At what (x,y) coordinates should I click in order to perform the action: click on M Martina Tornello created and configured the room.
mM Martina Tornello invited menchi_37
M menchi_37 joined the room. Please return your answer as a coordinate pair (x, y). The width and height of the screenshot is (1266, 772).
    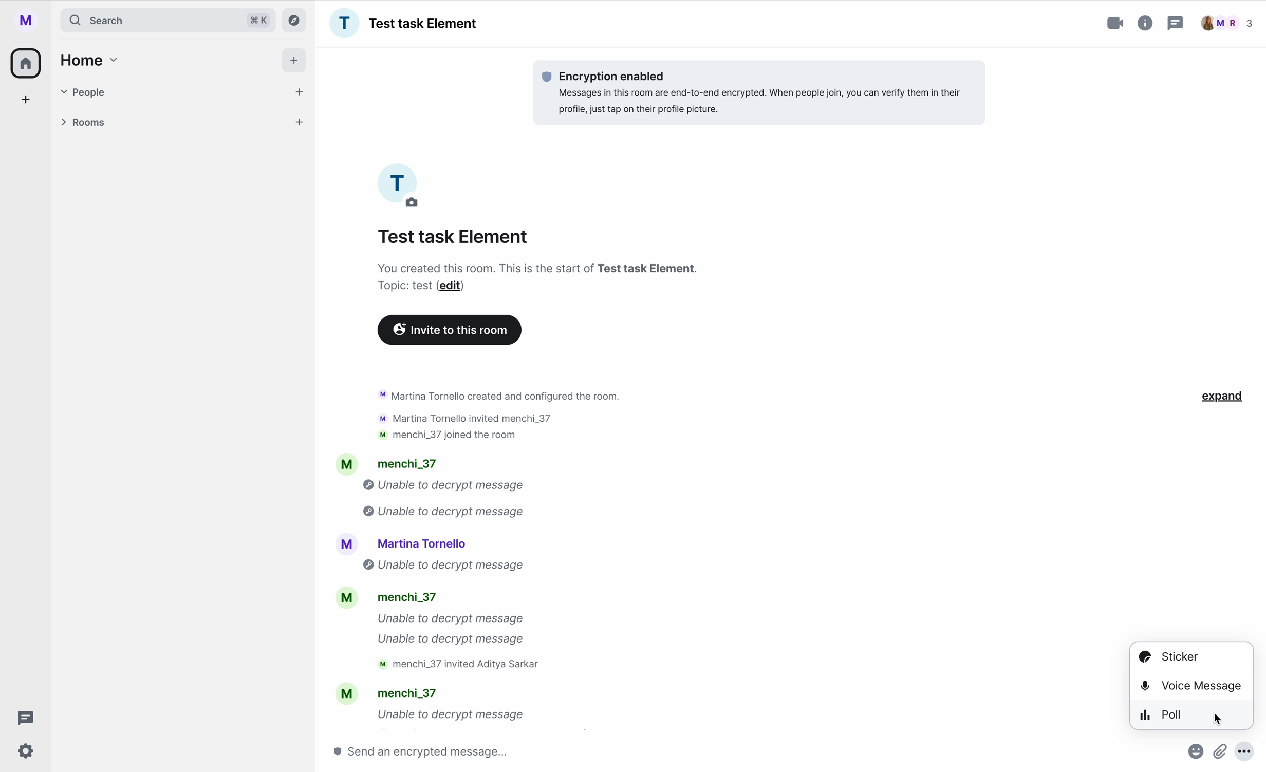
    Looking at the image, I should click on (494, 410).